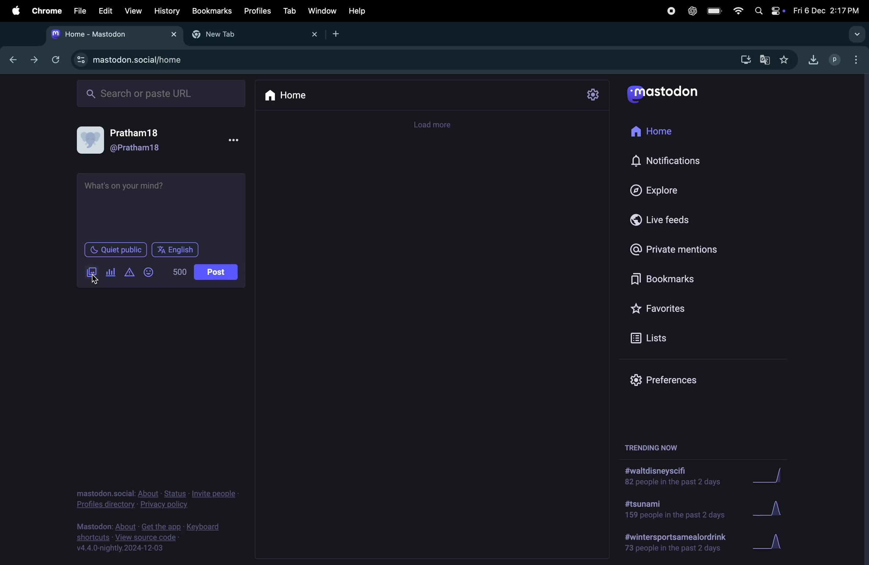  Describe the element at coordinates (835, 59) in the screenshot. I see `user profile` at that location.